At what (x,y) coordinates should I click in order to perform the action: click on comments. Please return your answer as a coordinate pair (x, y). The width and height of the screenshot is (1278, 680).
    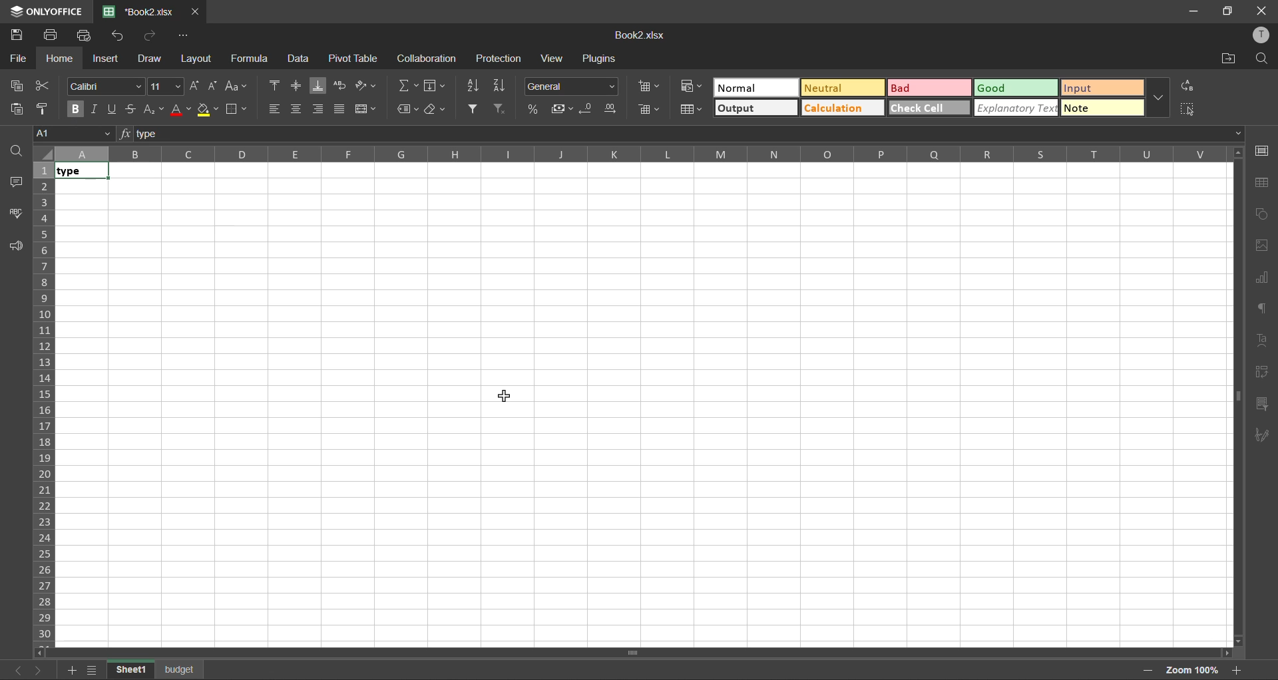
    Looking at the image, I should click on (17, 184).